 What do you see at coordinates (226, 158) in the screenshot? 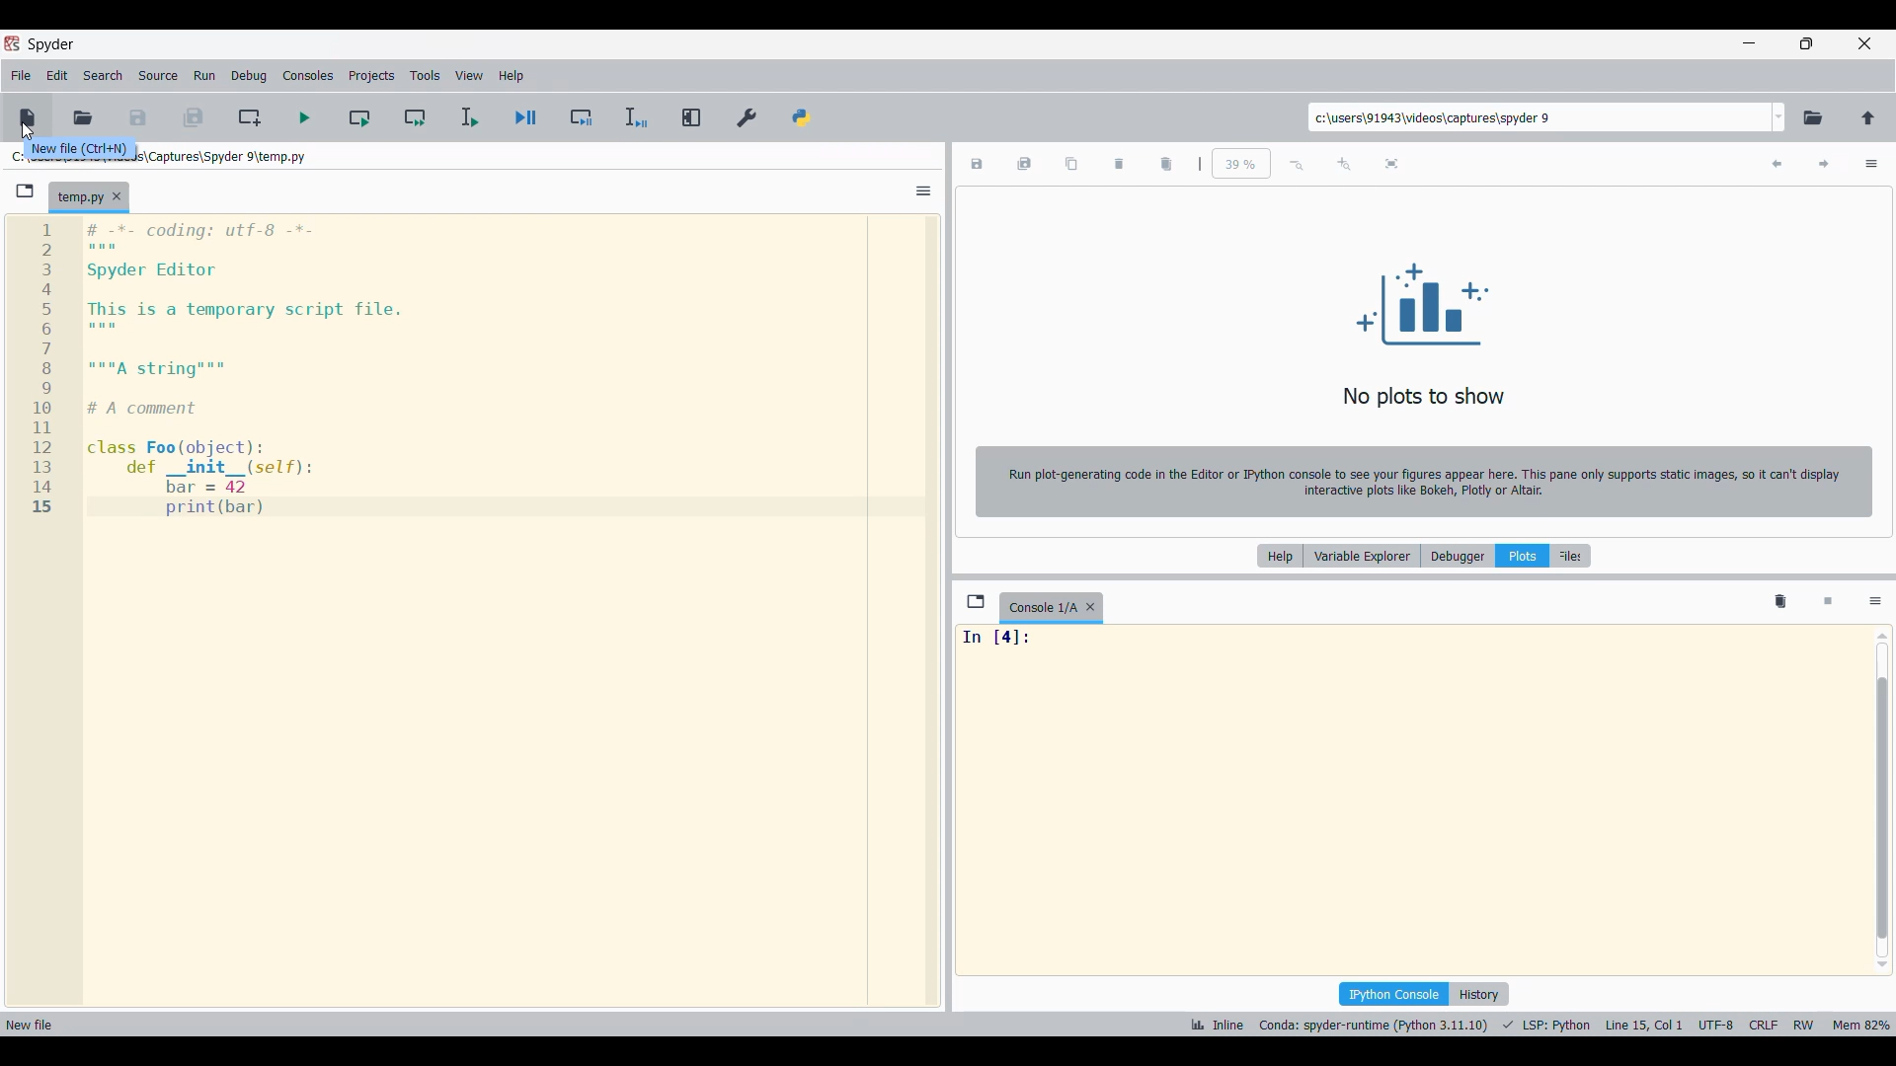
I see `File location` at bounding box center [226, 158].